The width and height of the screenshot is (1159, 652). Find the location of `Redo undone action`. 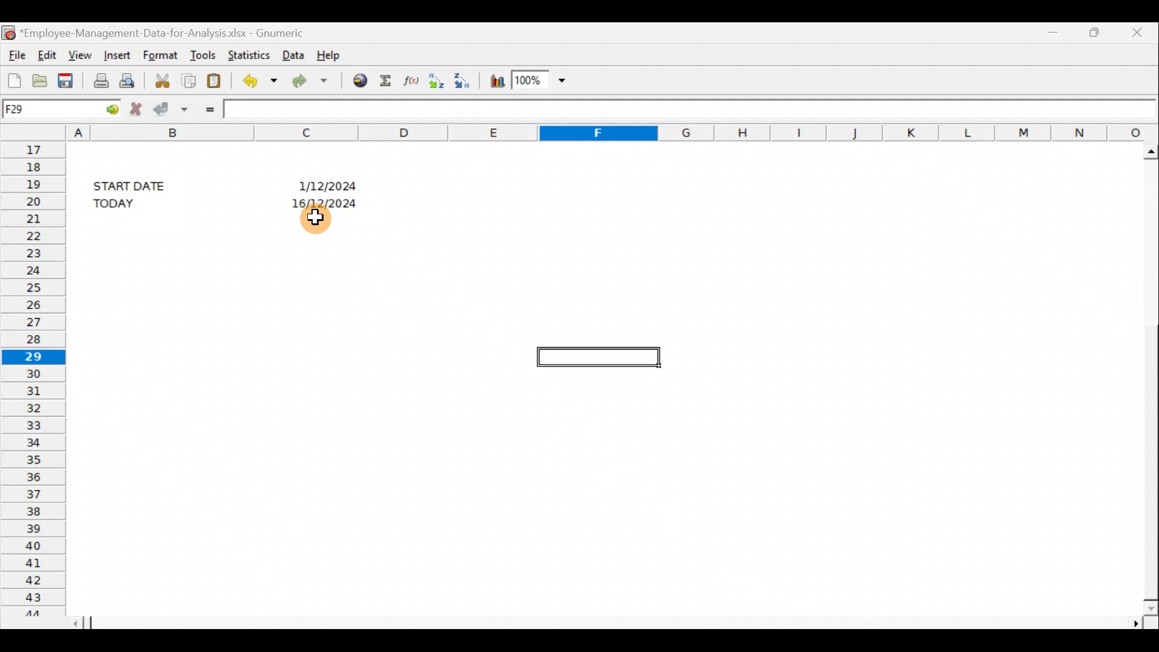

Redo undone action is located at coordinates (307, 80).